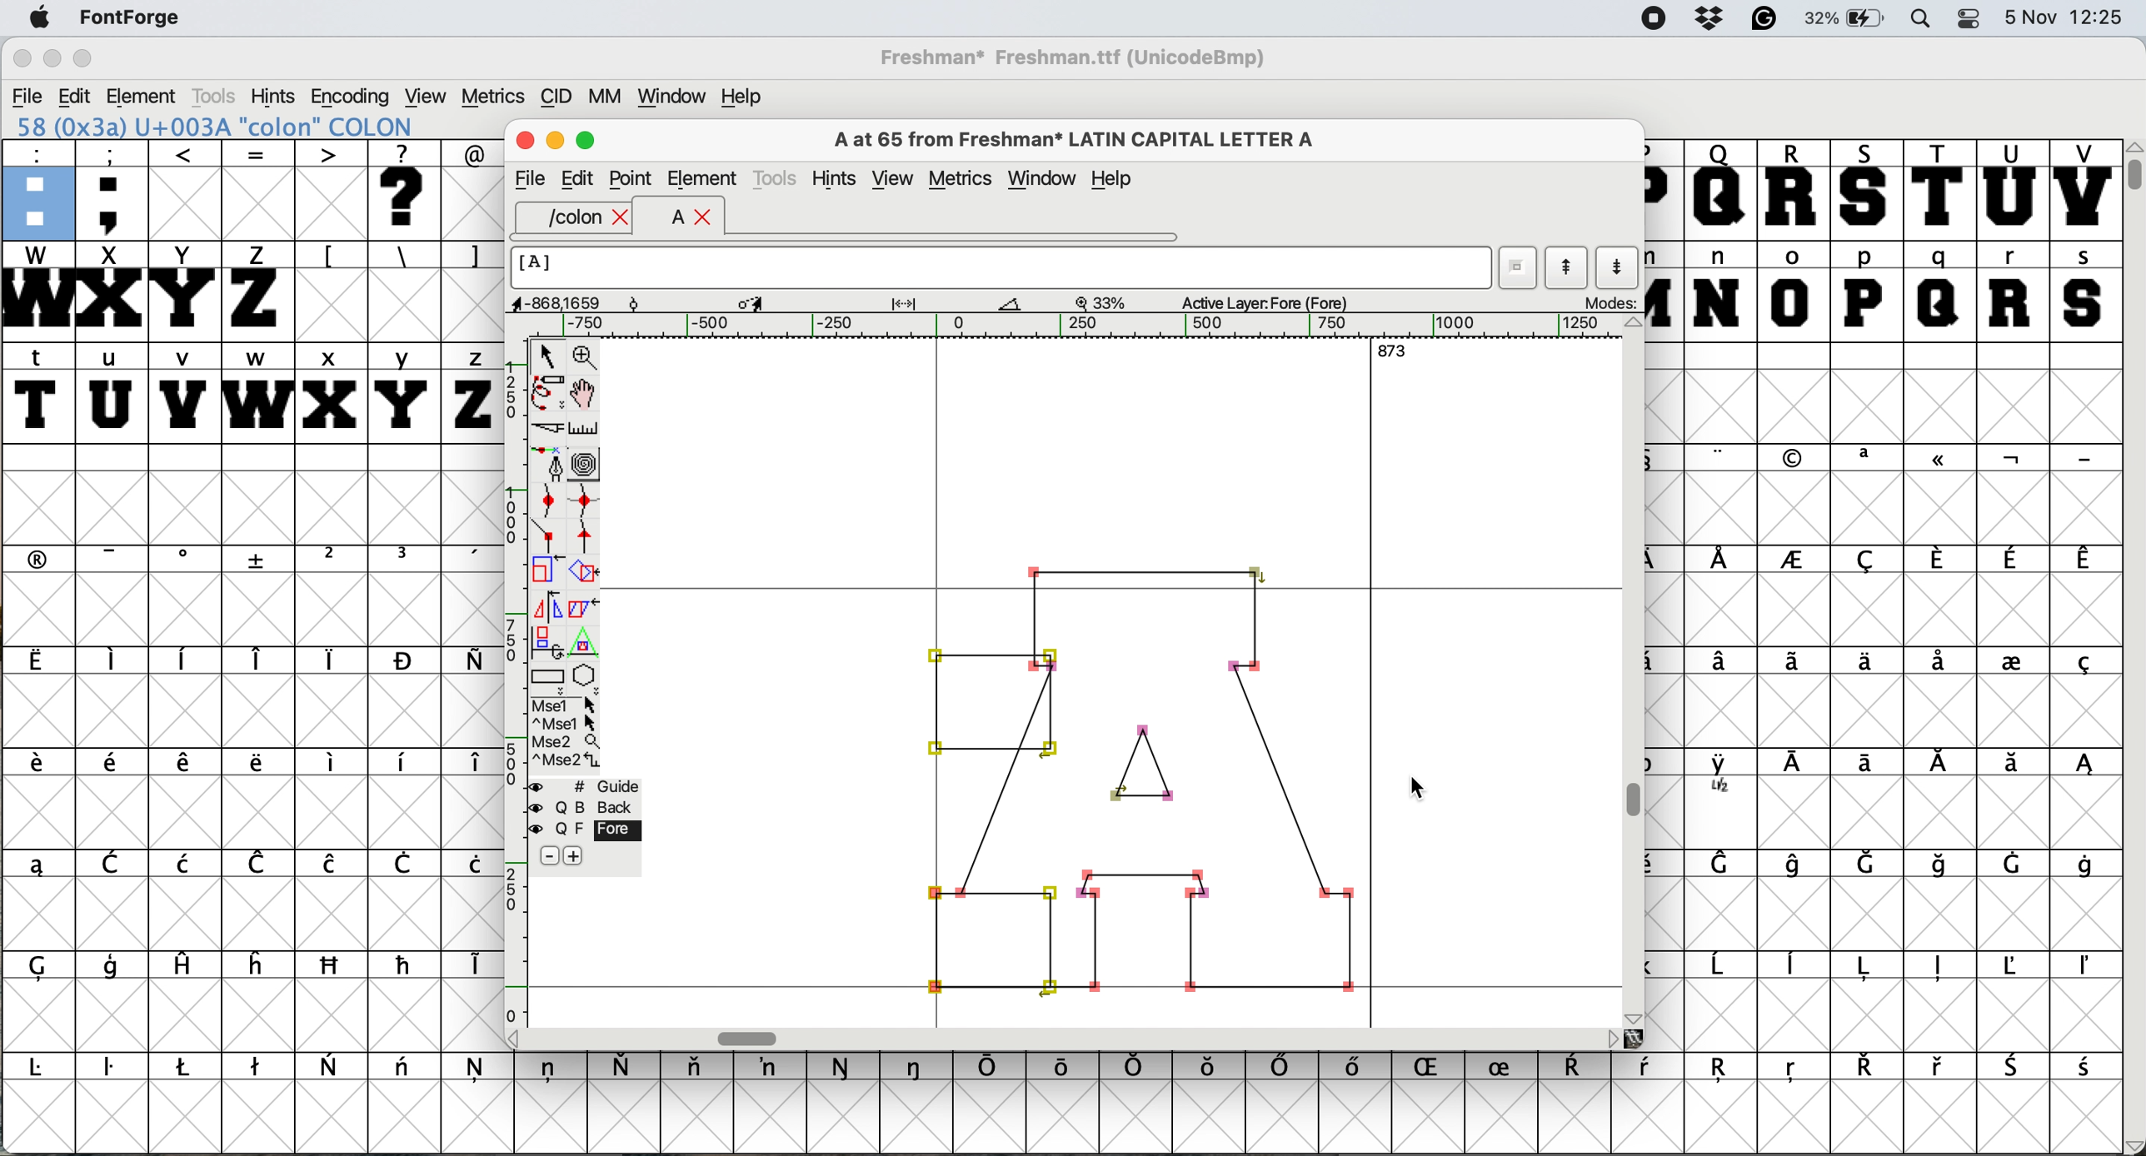  Describe the element at coordinates (42, 558) in the screenshot. I see `symbol` at that location.